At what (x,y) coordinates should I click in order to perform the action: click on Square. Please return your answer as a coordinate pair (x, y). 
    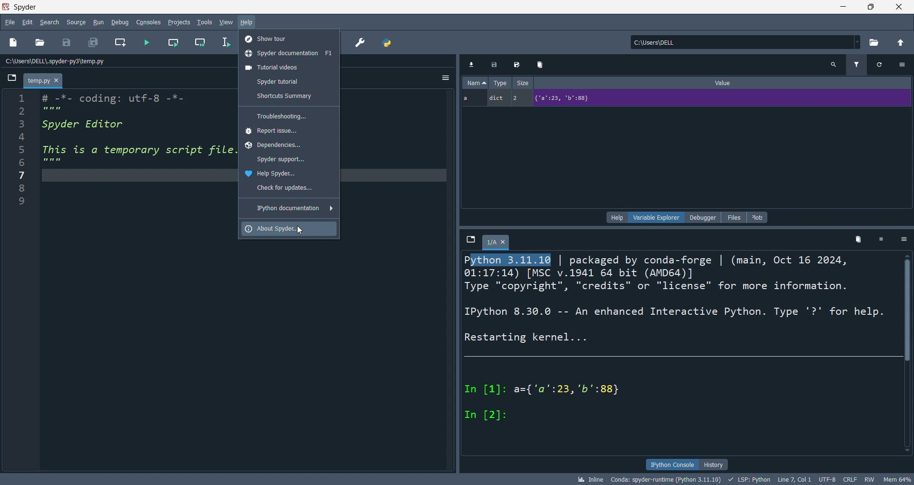
    Looking at the image, I should click on (881, 239).